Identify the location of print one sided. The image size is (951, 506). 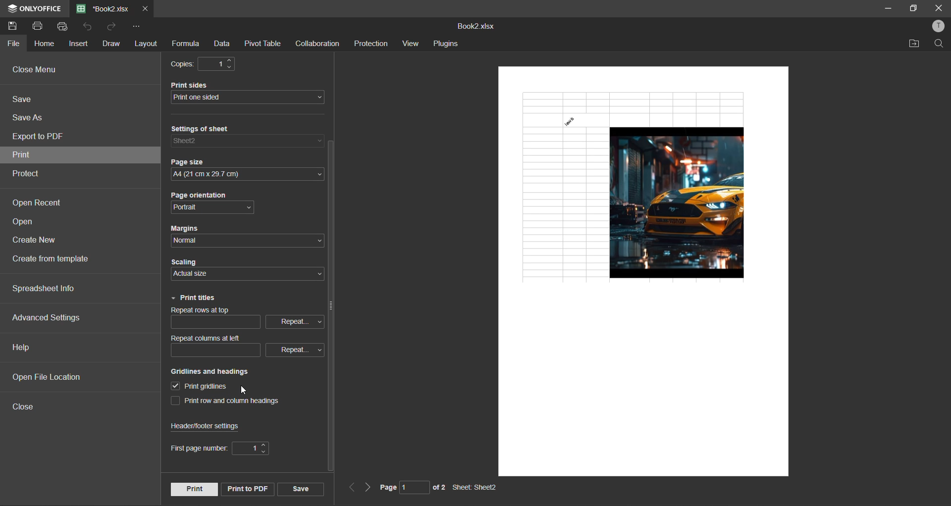
(222, 99).